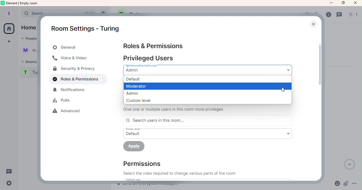 The image size is (362, 190). I want to click on people, so click(353, 15).